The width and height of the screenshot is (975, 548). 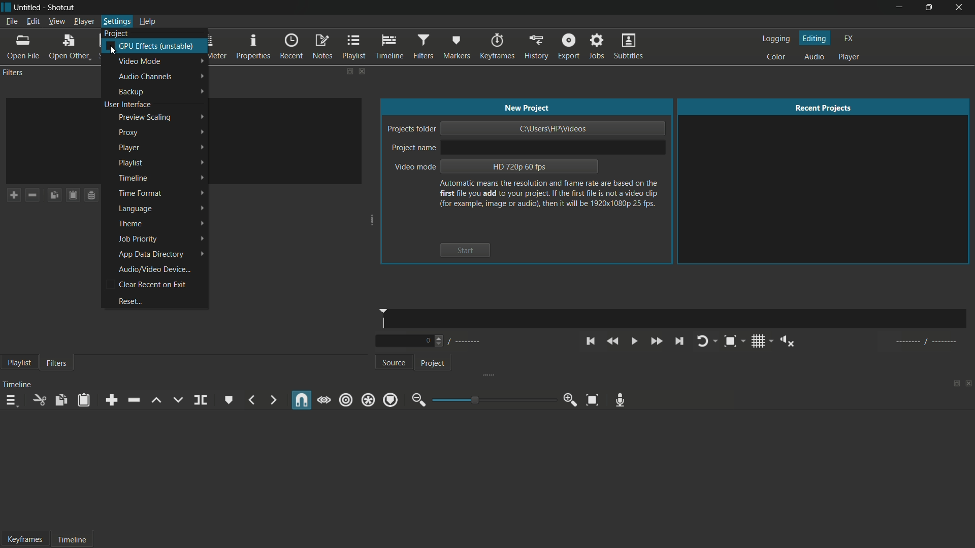 What do you see at coordinates (432, 364) in the screenshot?
I see `project` at bounding box center [432, 364].